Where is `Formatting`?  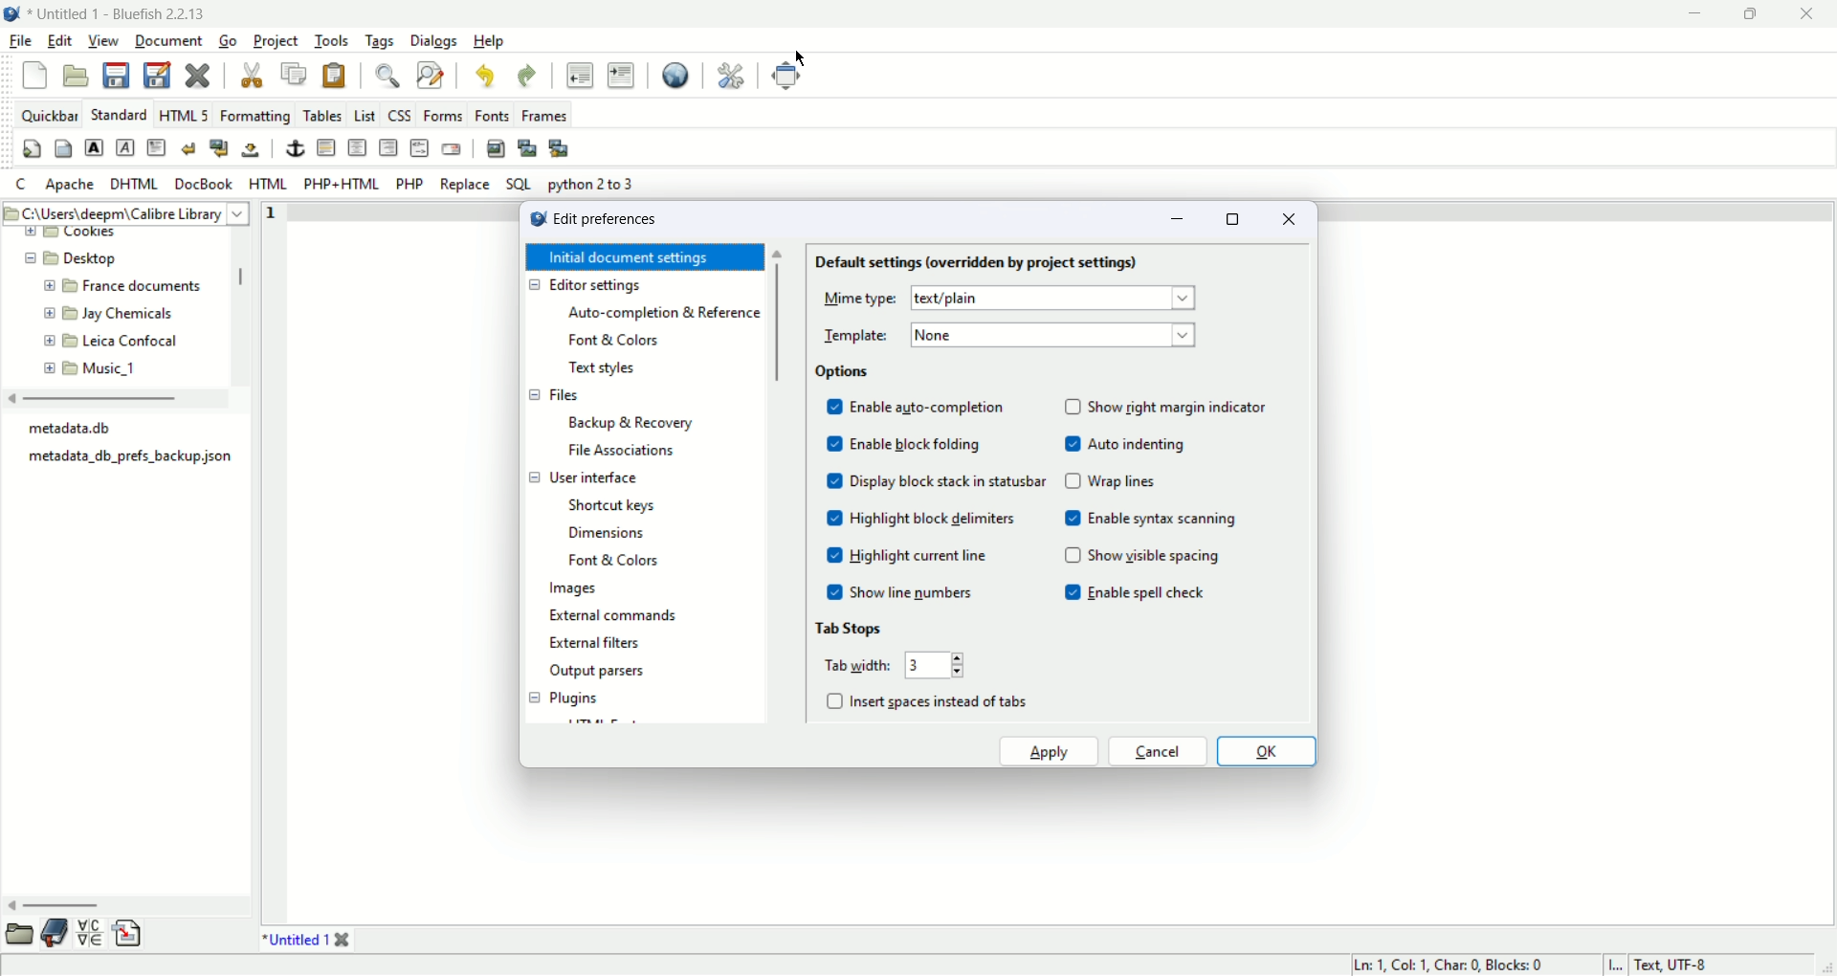 Formatting is located at coordinates (255, 116).